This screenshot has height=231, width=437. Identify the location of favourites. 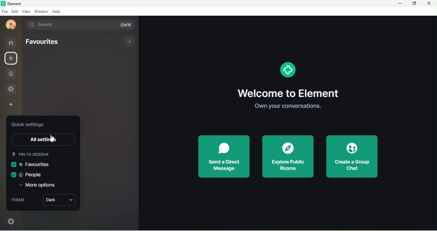
(44, 44).